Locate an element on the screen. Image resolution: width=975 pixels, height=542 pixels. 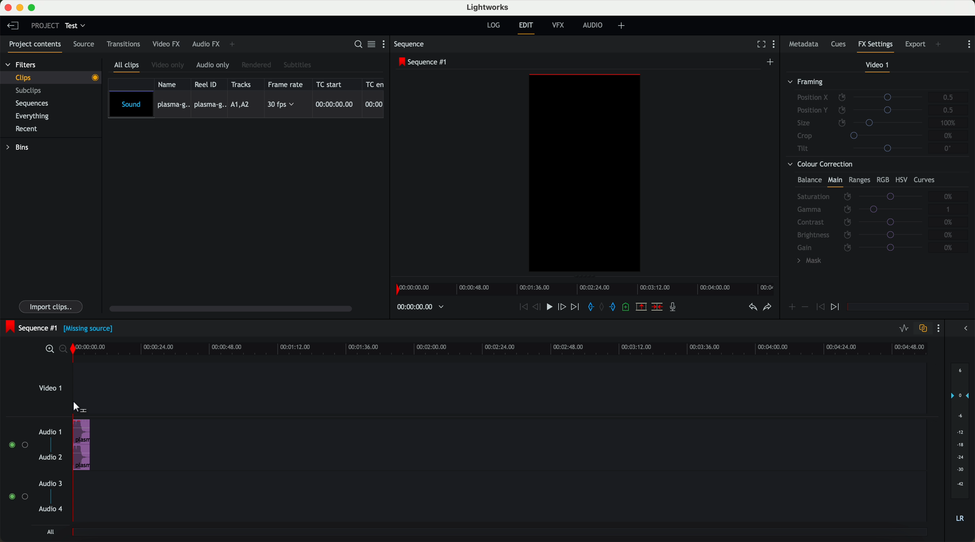
minimize is located at coordinates (20, 8).